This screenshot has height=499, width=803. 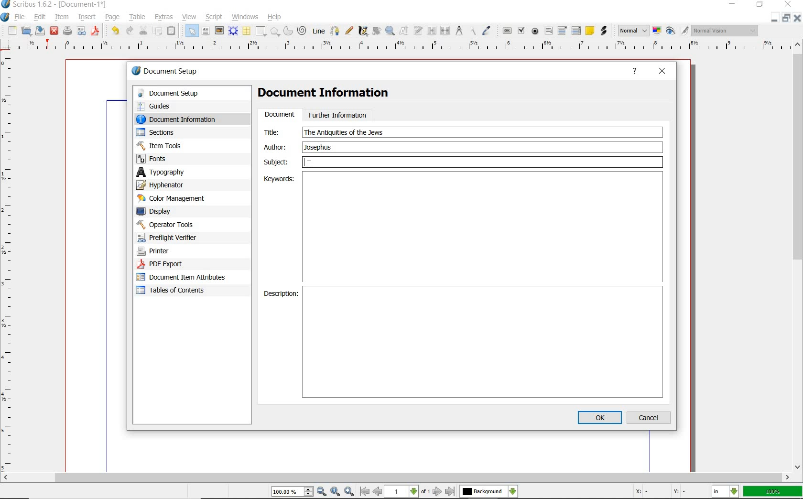 I want to click on document setup, so click(x=165, y=71).